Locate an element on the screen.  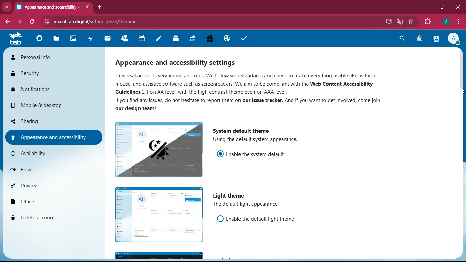
notifications is located at coordinates (420, 39).